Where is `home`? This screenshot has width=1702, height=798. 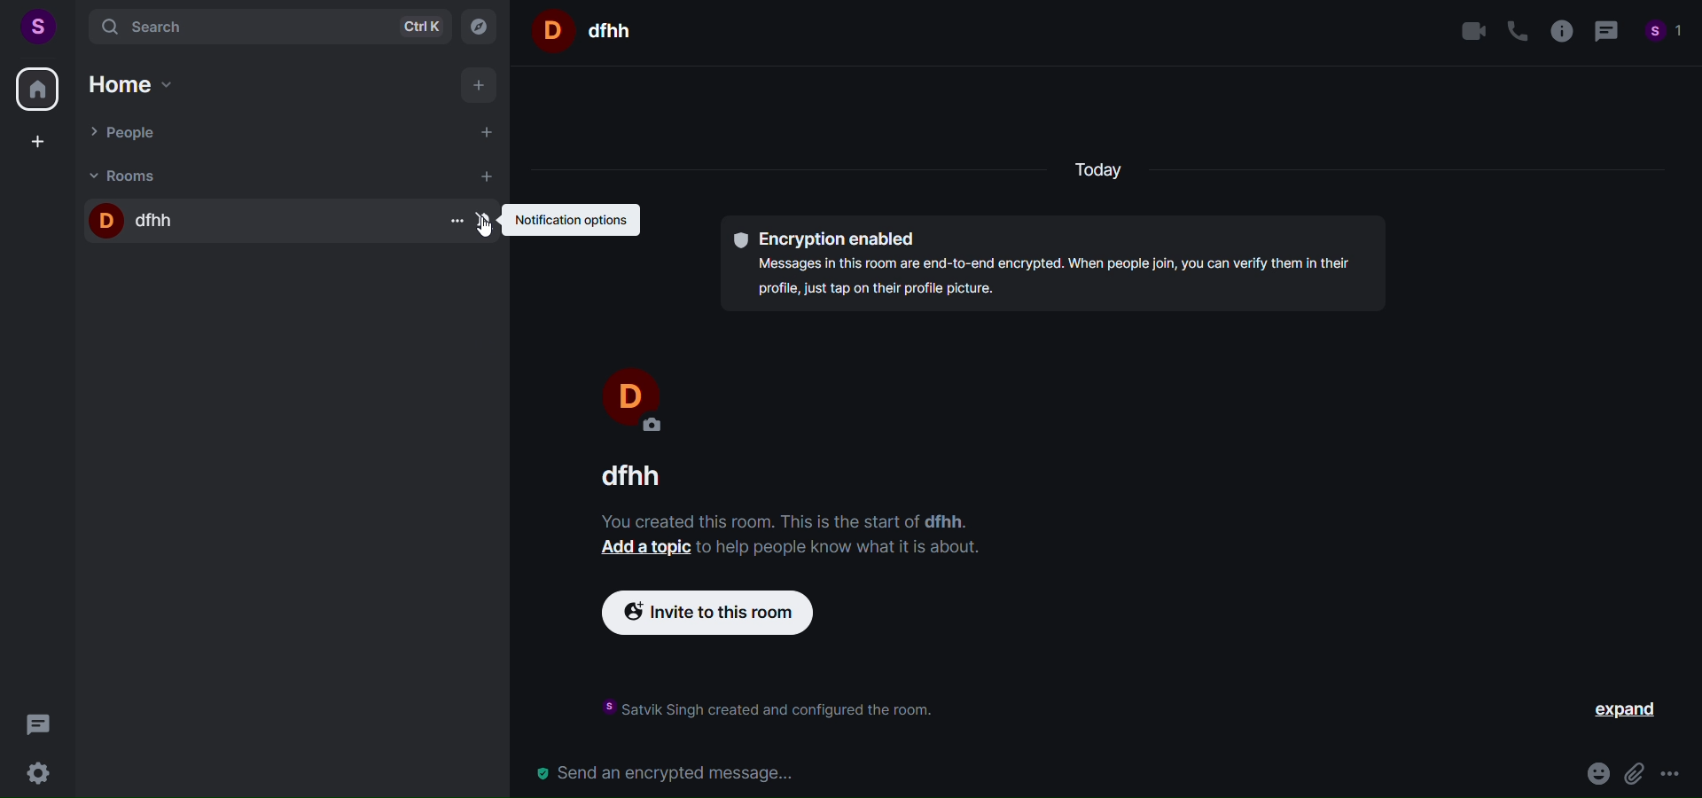 home is located at coordinates (36, 91).